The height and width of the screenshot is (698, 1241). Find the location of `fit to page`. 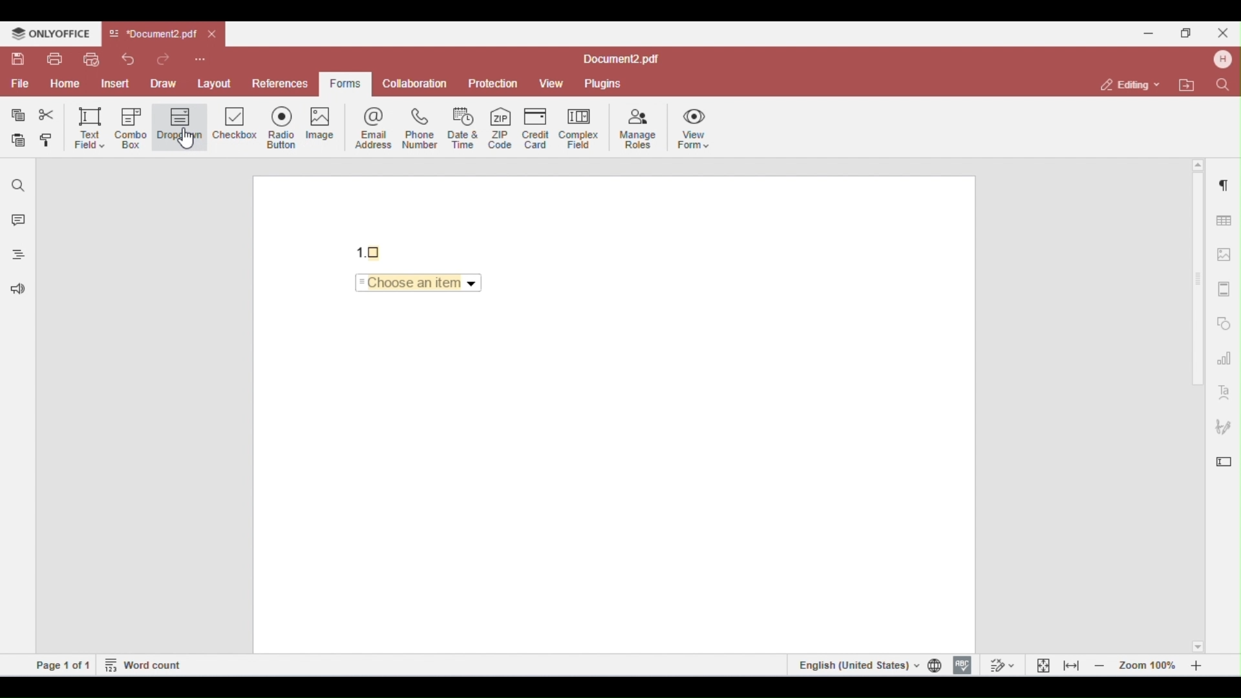

fit to page is located at coordinates (1044, 664).